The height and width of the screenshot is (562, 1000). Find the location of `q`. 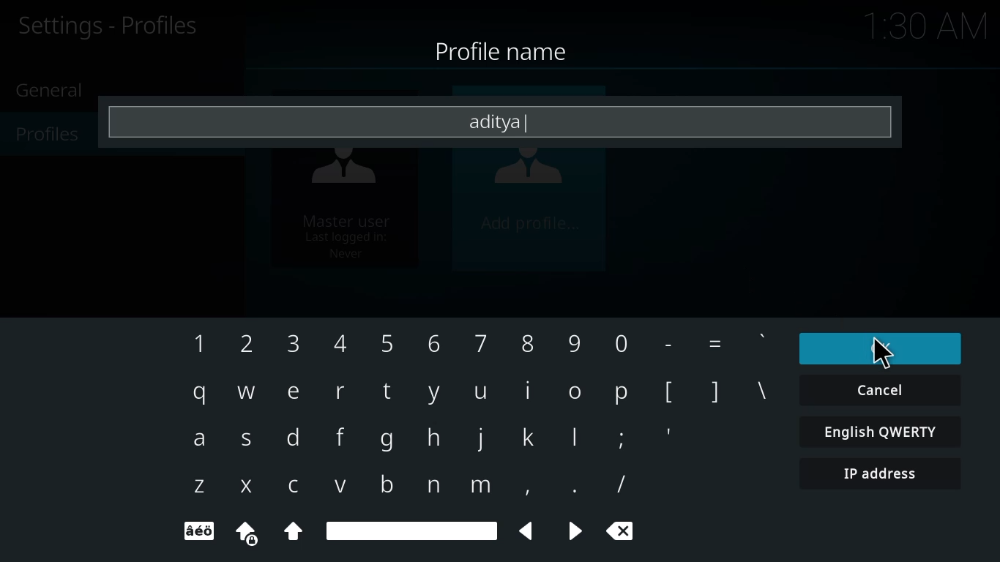

q is located at coordinates (193, 394).